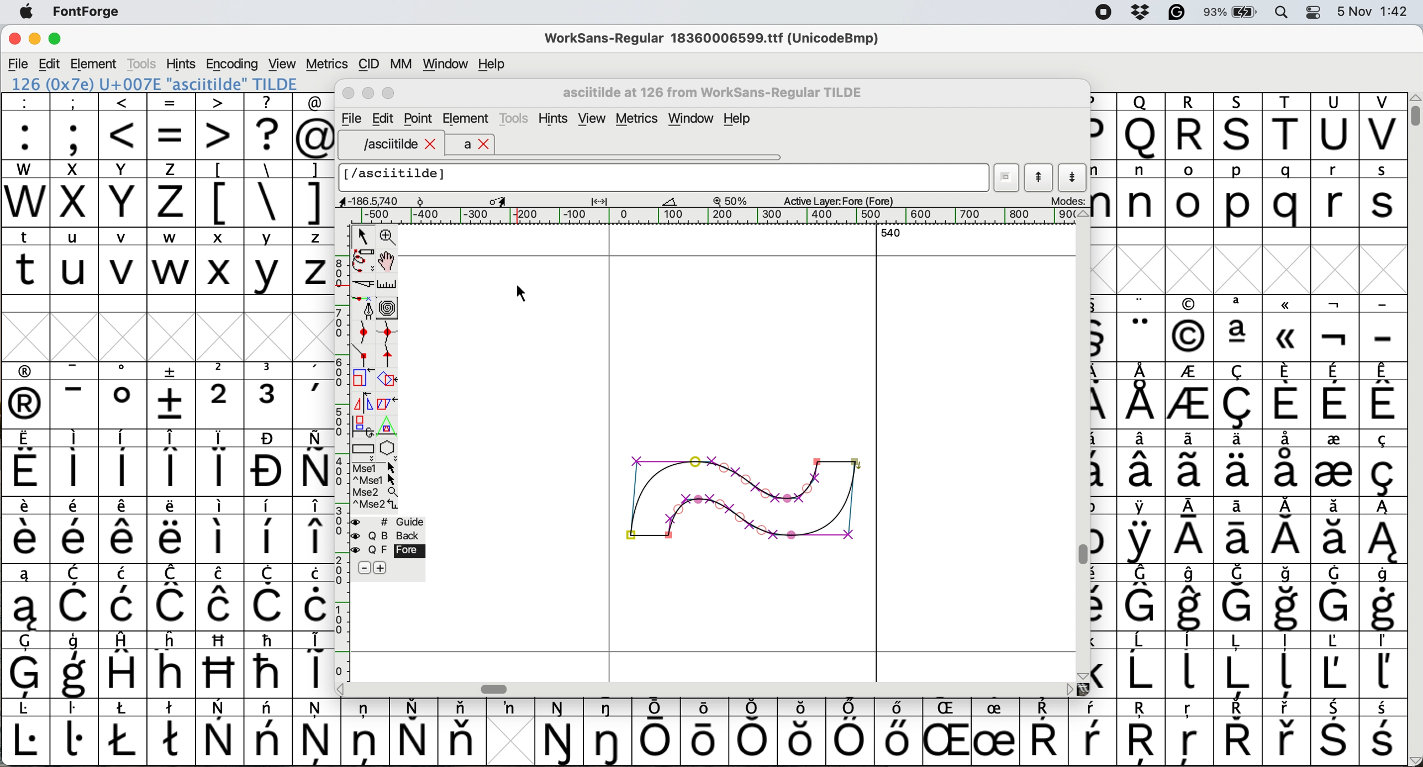 The height and width of the screenshot is (767, 1423). Describe the element at coordinates (268, 531) in the screenshot. I see `symbol` at that location.